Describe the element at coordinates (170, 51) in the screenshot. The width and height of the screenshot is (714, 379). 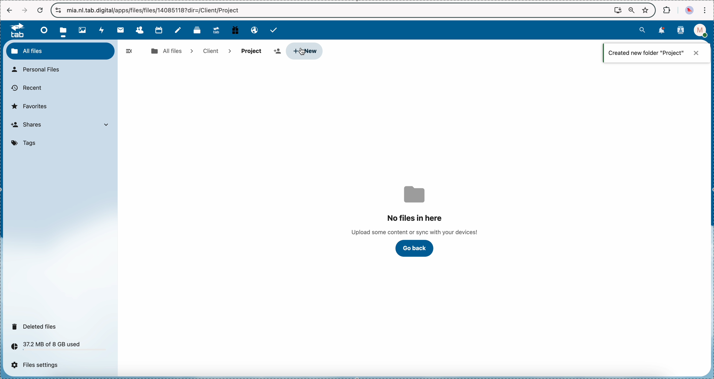
I see `all files` at that location.